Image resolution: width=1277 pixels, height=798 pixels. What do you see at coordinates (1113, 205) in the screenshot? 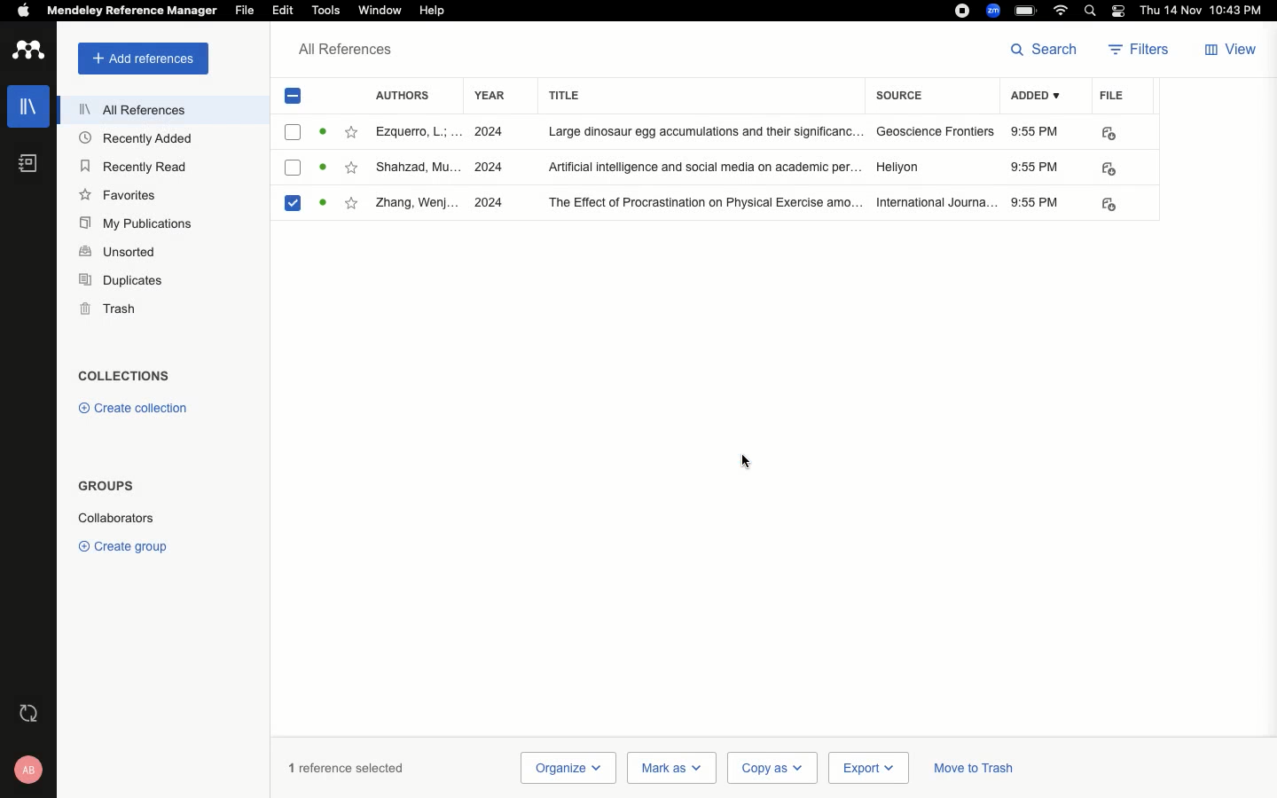
I see `PDF` at bounding box center [1113, 205].